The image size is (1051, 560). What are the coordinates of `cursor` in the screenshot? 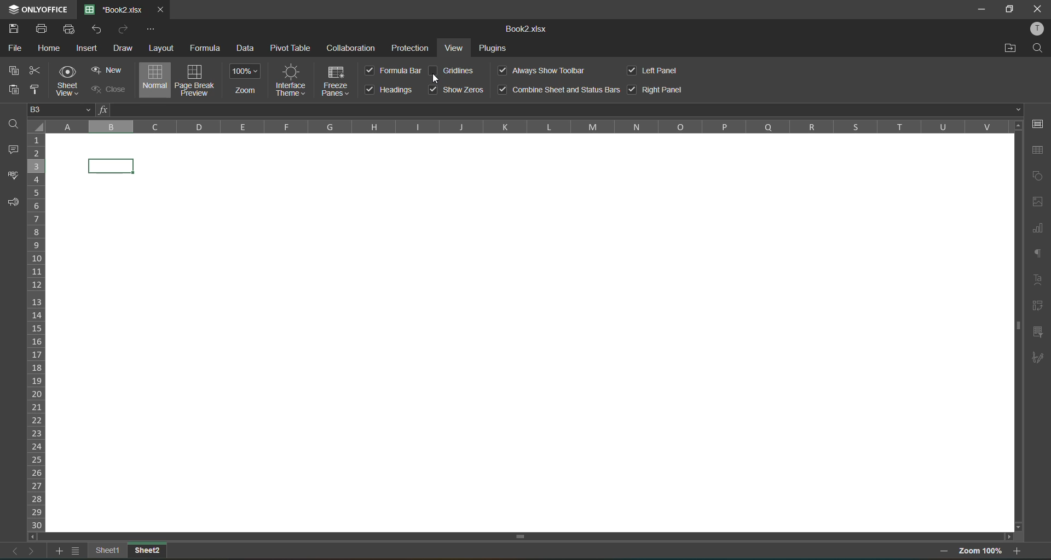 It's located at (436, 81).